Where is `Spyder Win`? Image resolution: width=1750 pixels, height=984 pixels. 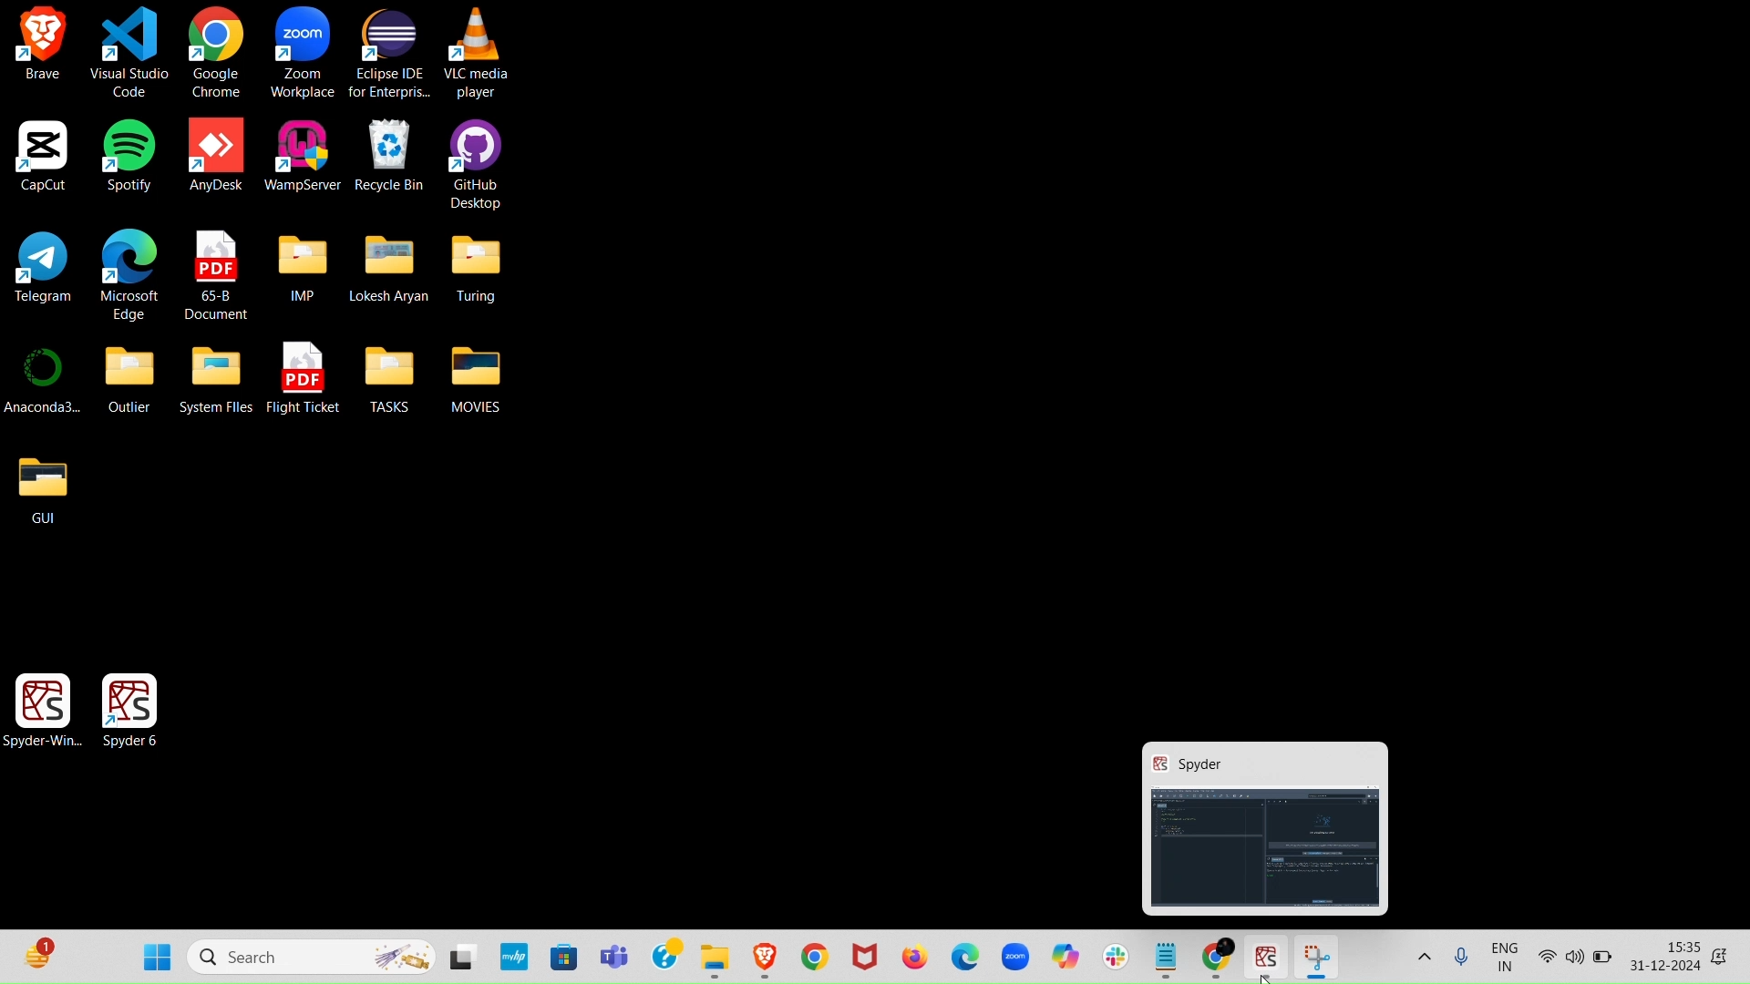 Spyder Win is located at coordinates (47, 703).